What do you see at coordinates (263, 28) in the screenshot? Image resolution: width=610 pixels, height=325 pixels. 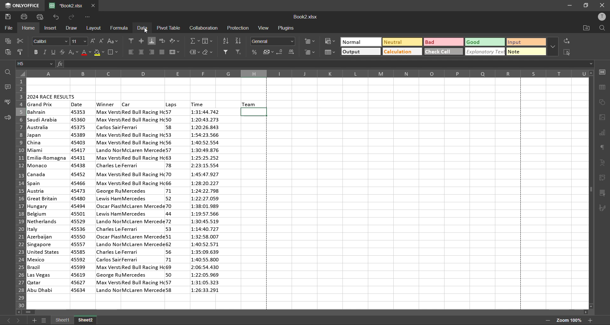 I see `view` at bounding box center [263, 28].